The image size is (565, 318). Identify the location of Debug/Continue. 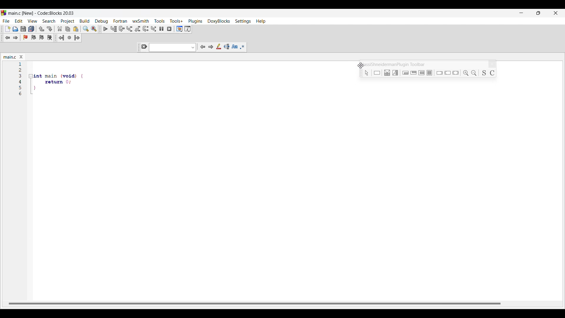
(106, 29).